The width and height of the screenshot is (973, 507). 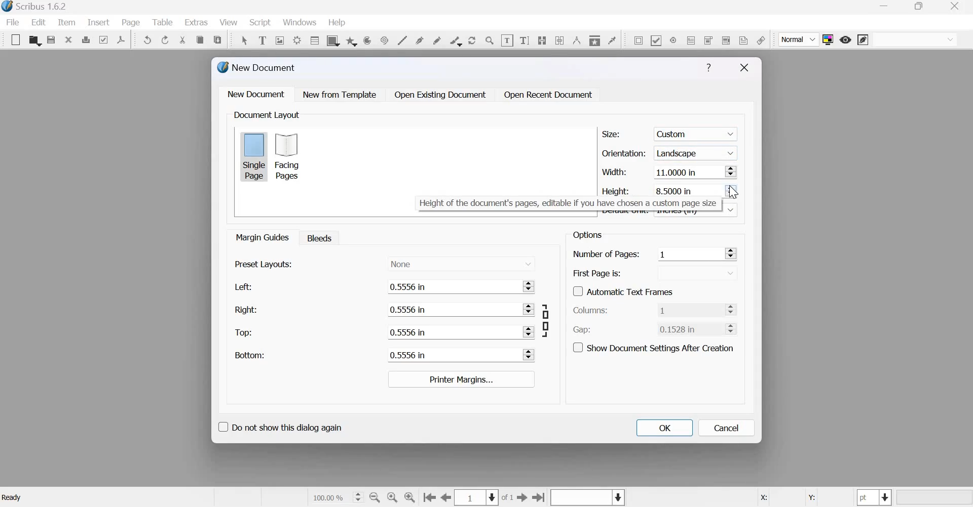 I want to click on Select the current layer, so click(x=586, y=498).